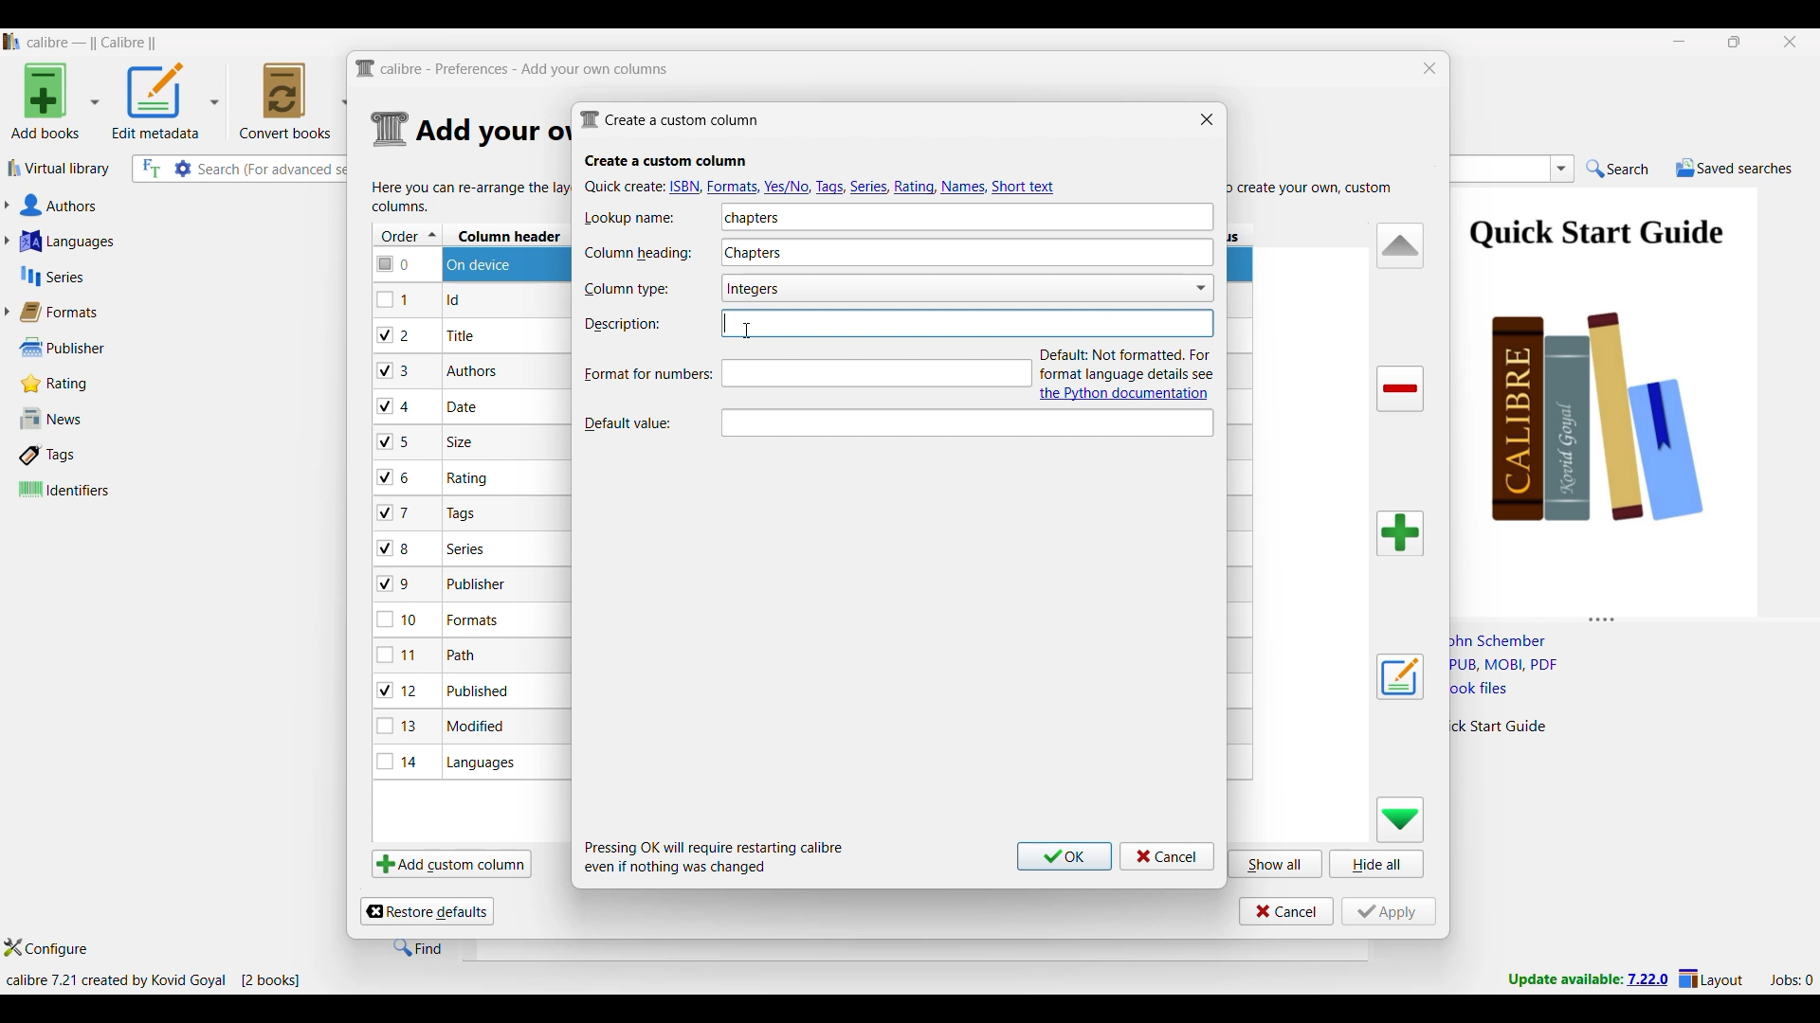 This screenshot has width=1820, height=1023. What do you see at coordinates (401, 621) in the screenshot?
I see `checkbox - 10` at bounding box center [401, 621].